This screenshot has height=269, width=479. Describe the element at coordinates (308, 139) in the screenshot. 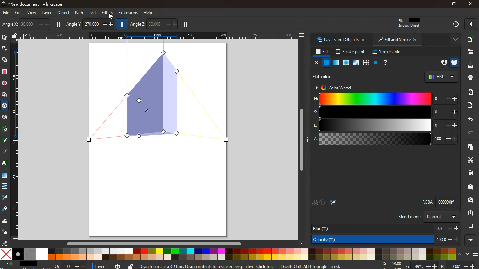

I see `Expand` at that location.